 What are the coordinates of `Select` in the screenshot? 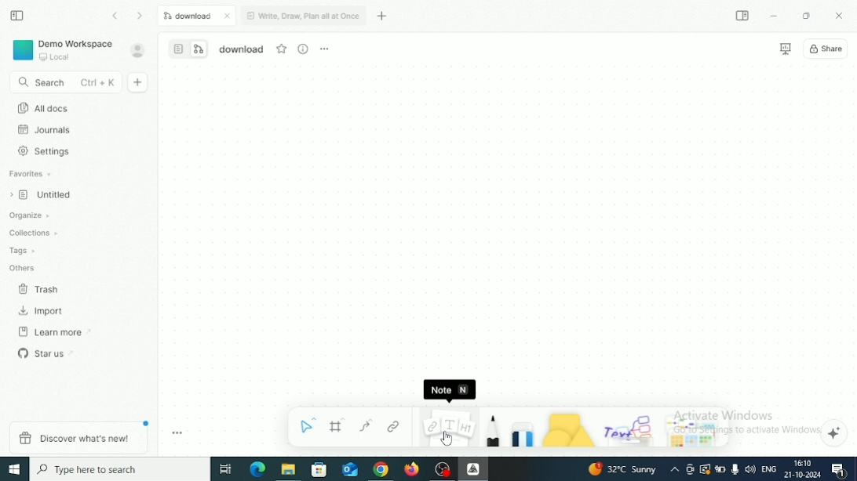 It's located at (306, 425).